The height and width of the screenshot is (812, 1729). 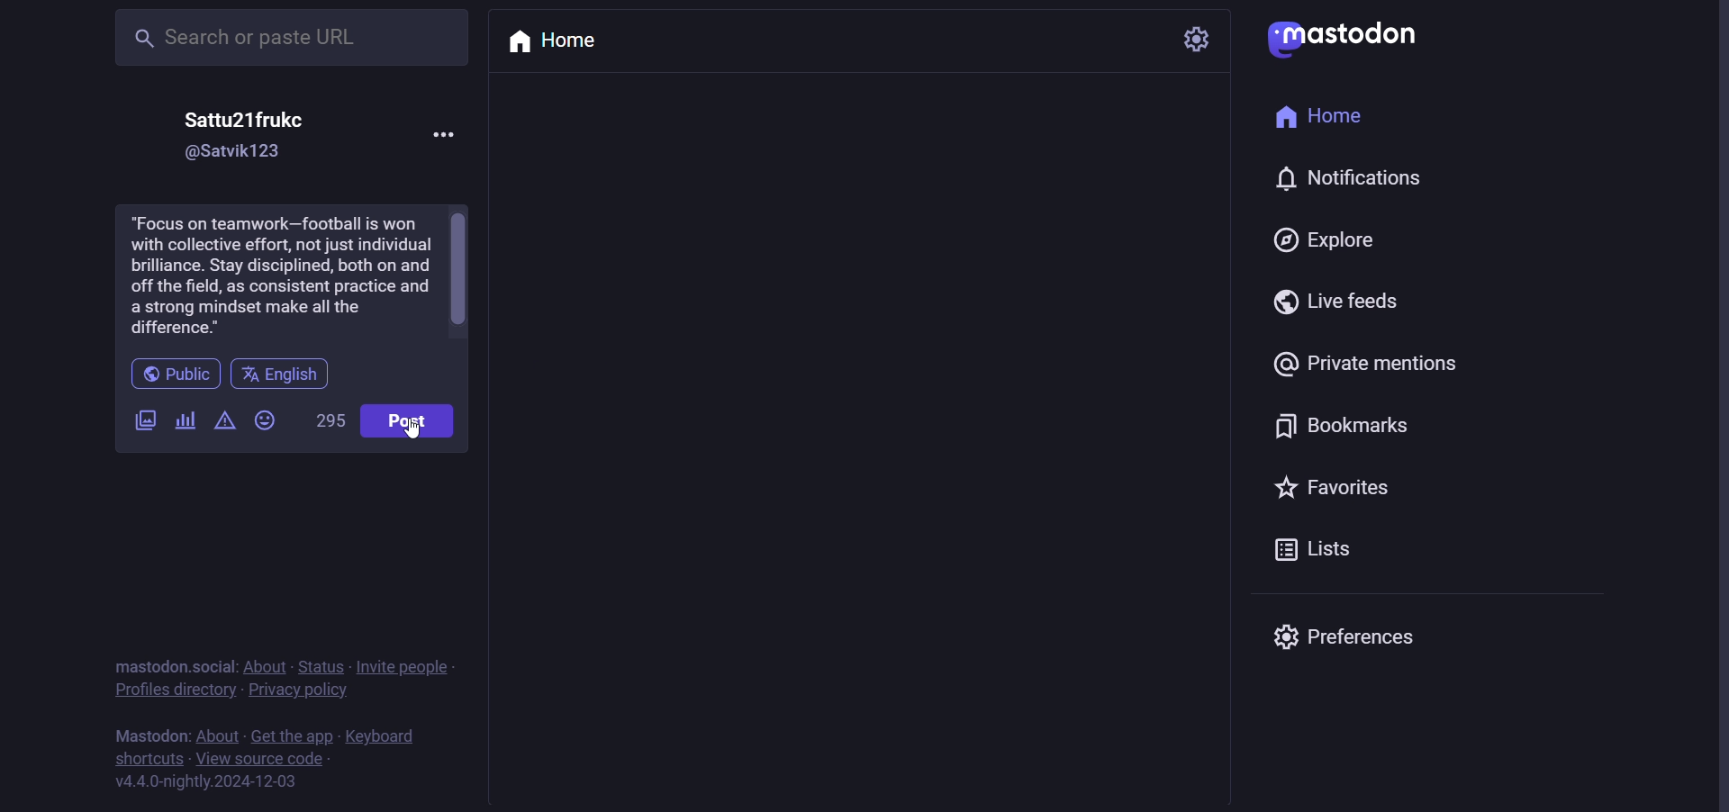 I want to click on privacy policy, so click(x=296, y=693).